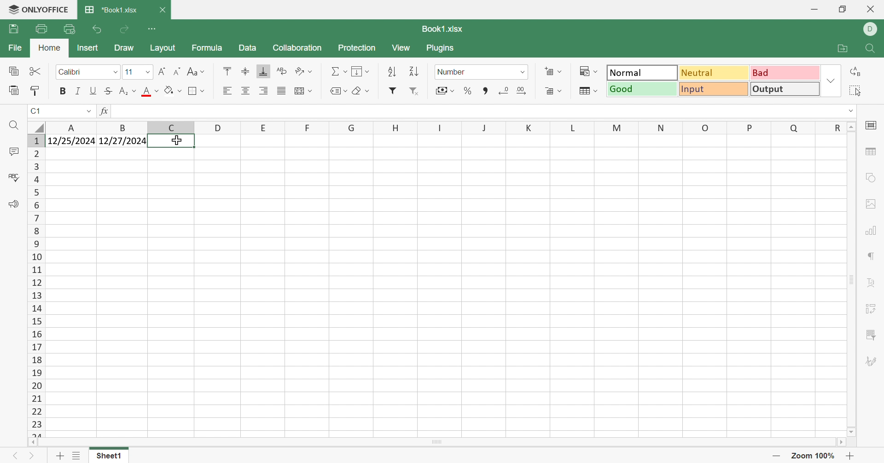 This screenshot has width=884, height=463. What do you see at coordinates (589, 71) in the screenshot?
I see `Conditional formatting` at bounding box center [589, 71].